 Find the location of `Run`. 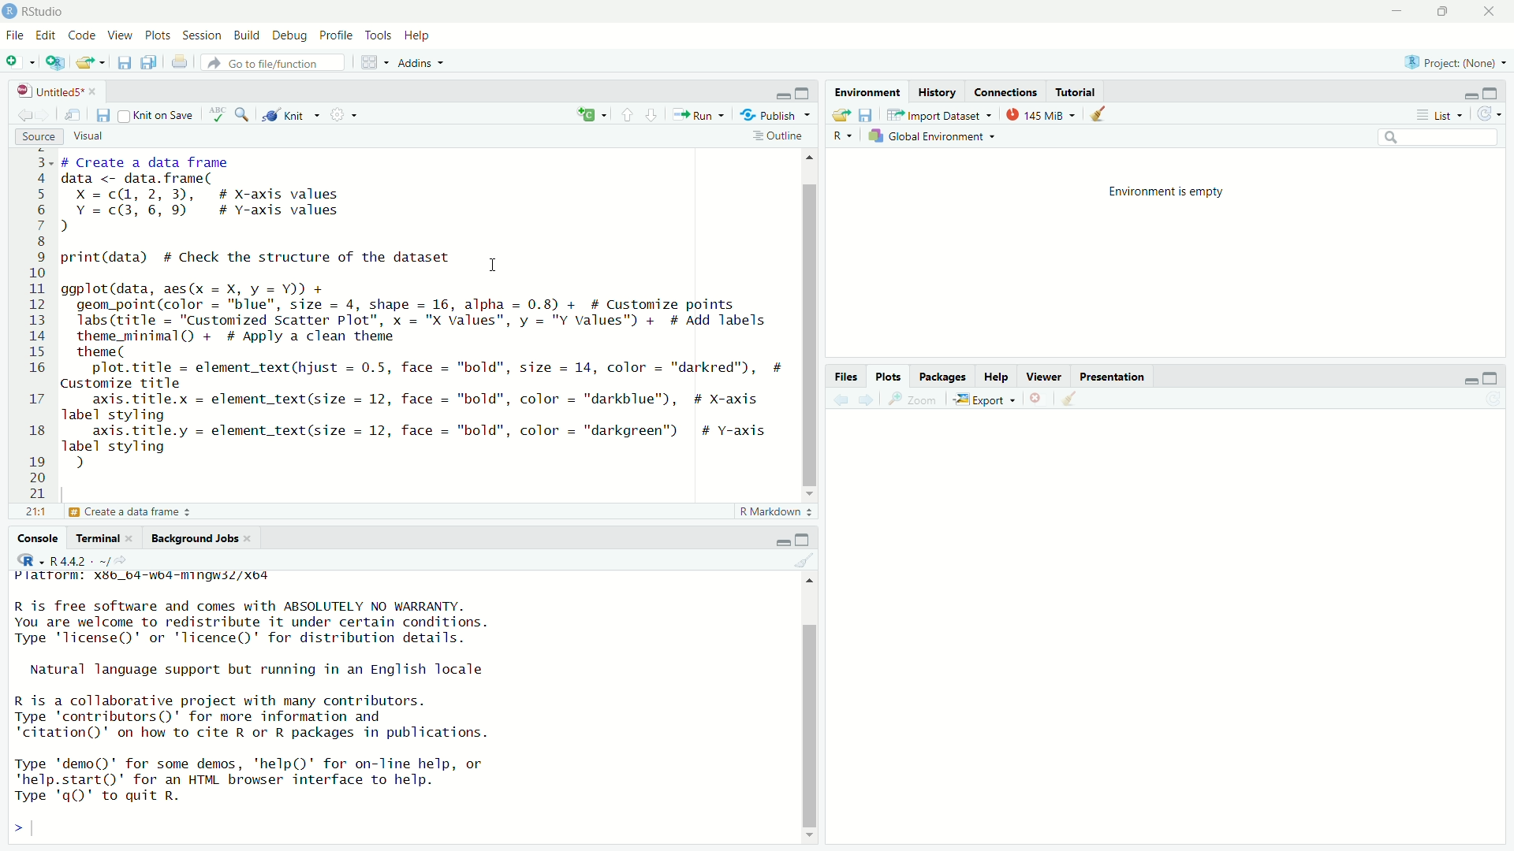

Run is located at coordinates (697, 115).